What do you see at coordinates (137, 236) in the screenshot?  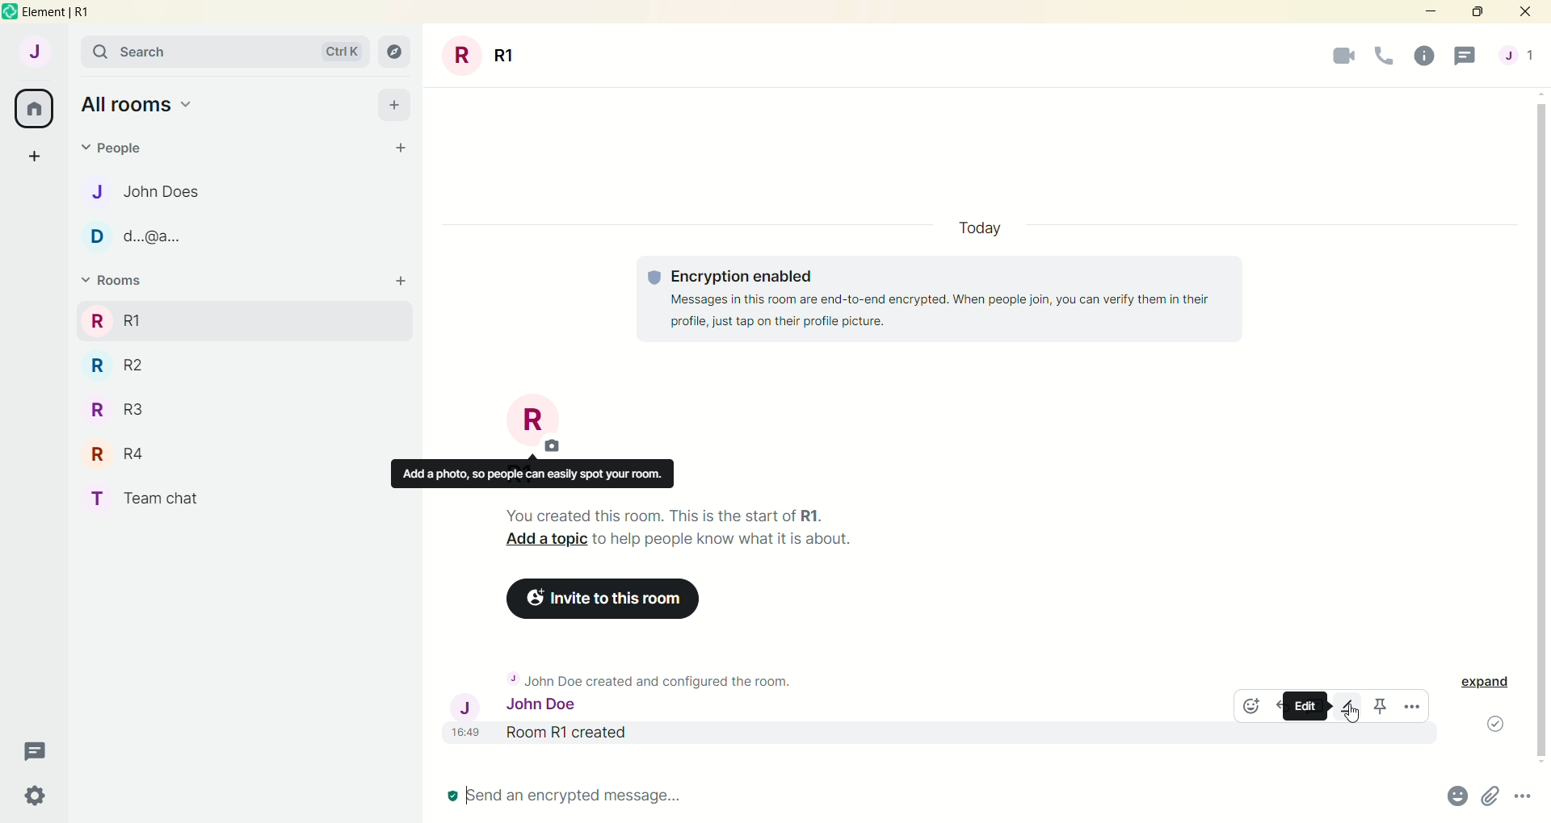 I see `D d.@a.` at bounding box center [137, 236].